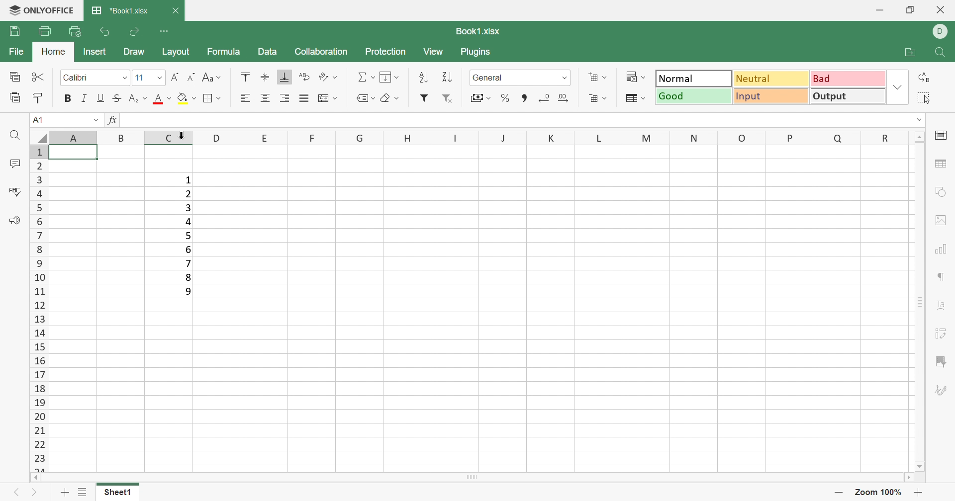  Describe the element at coordinates (13, 136) in the screenshot. I see `Find` at that location.